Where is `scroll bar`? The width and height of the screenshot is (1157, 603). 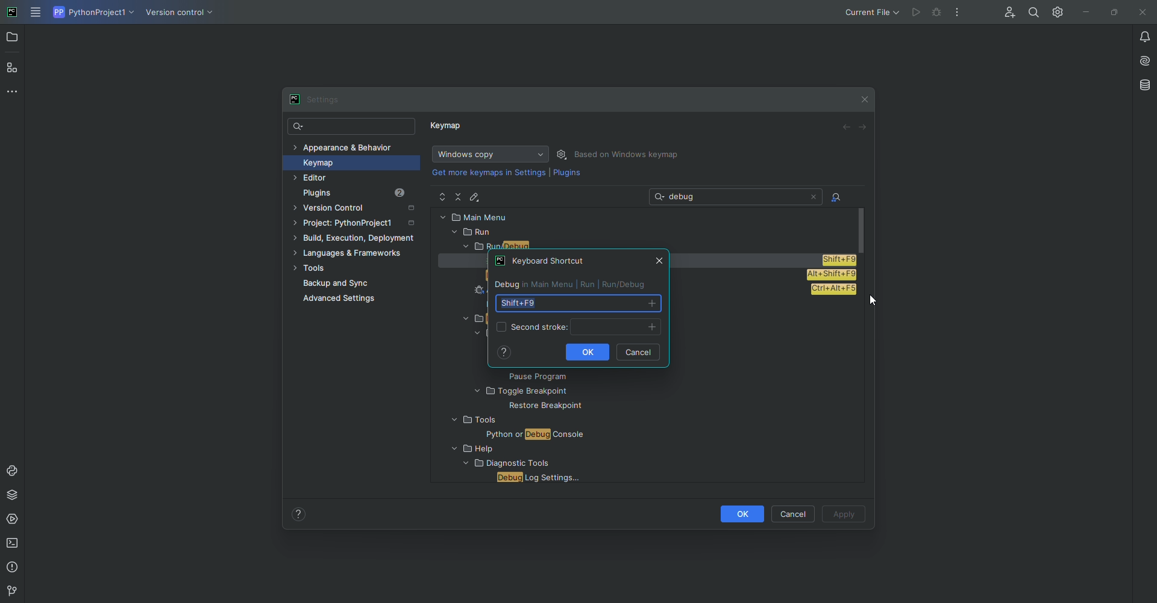
scroll bar is located at coordinates (863, 229).